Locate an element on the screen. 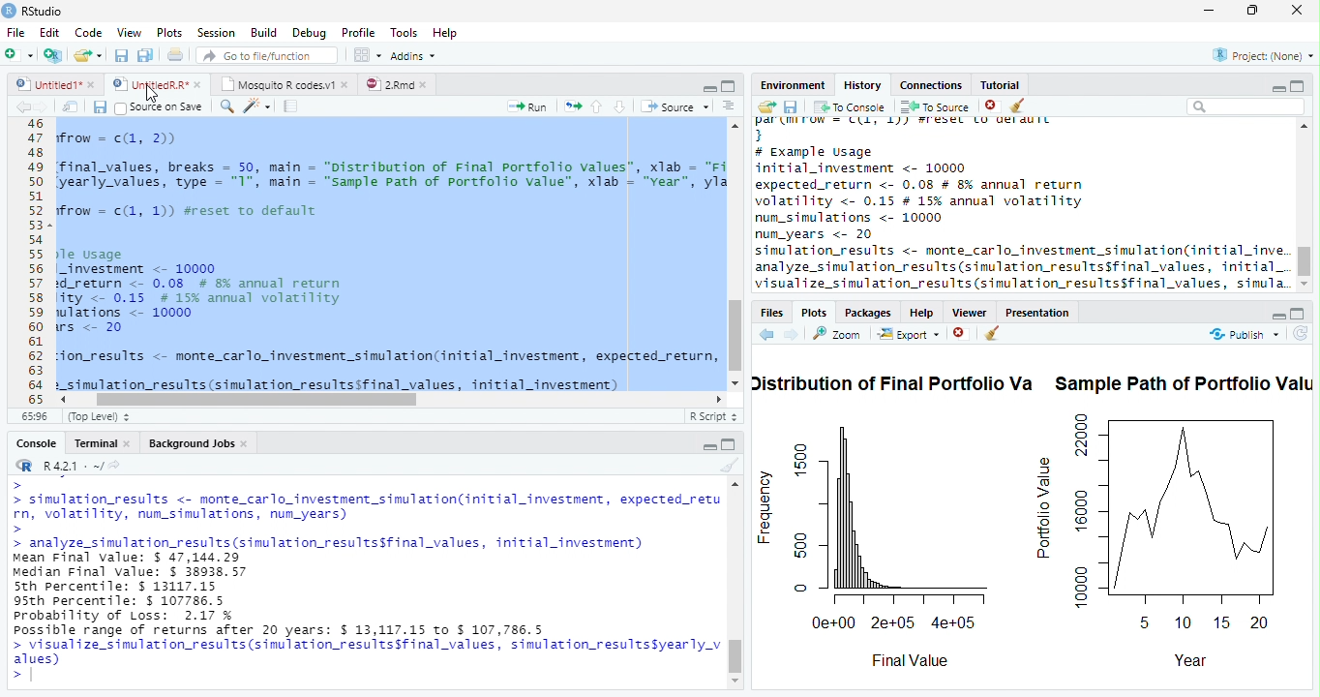 This screenshot has height=697, width=1320. Project: (None) is located at coordinates (1259, 56).